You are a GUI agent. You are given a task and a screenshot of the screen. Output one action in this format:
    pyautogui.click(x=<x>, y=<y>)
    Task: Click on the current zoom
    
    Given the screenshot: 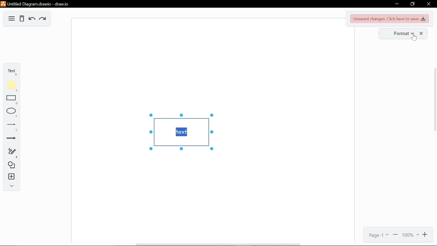 What is the action you would take?
    pyautogui.click(x=410, y=235)
    